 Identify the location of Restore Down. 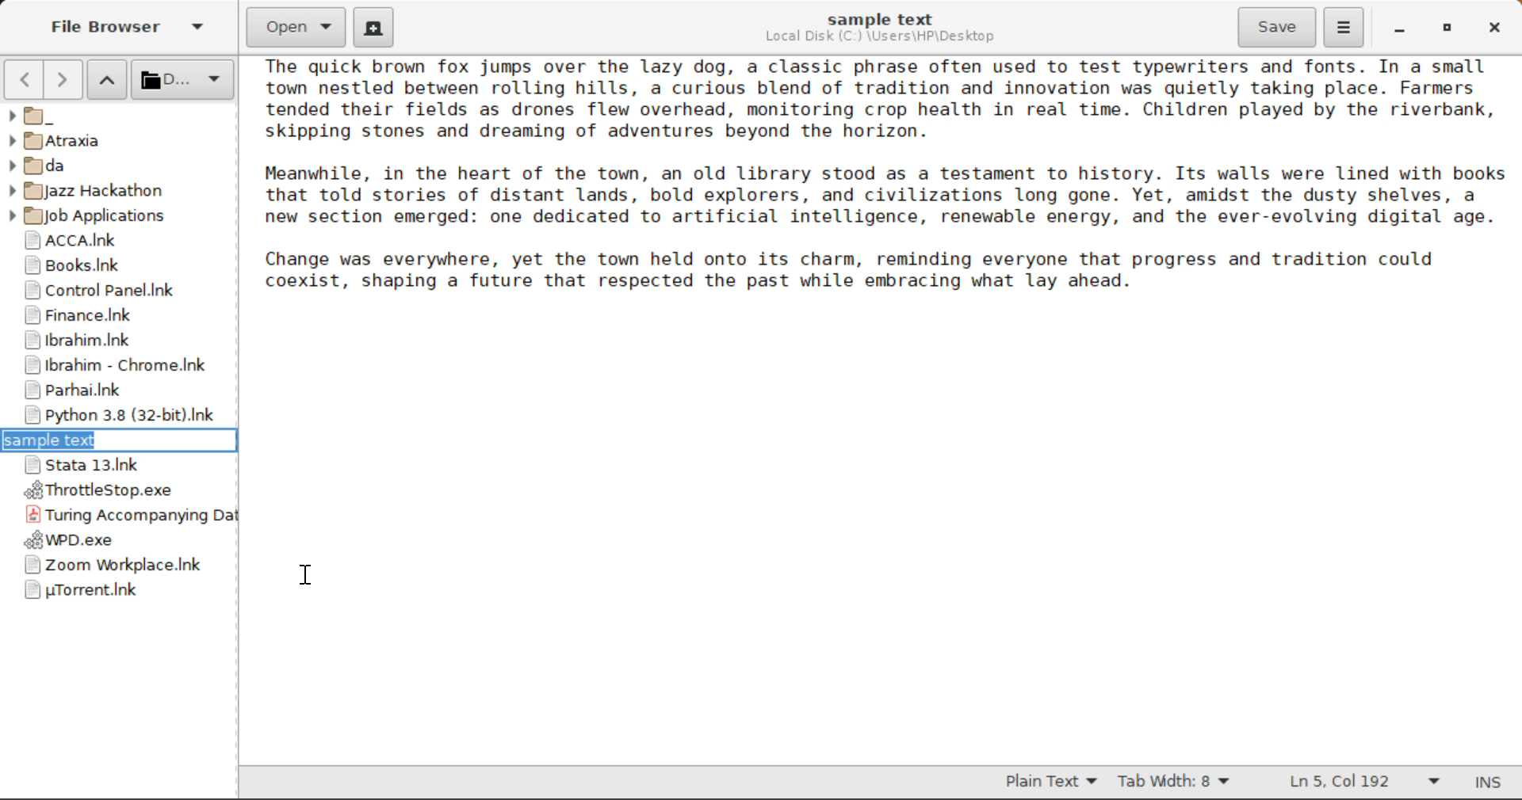
(1398, 30).